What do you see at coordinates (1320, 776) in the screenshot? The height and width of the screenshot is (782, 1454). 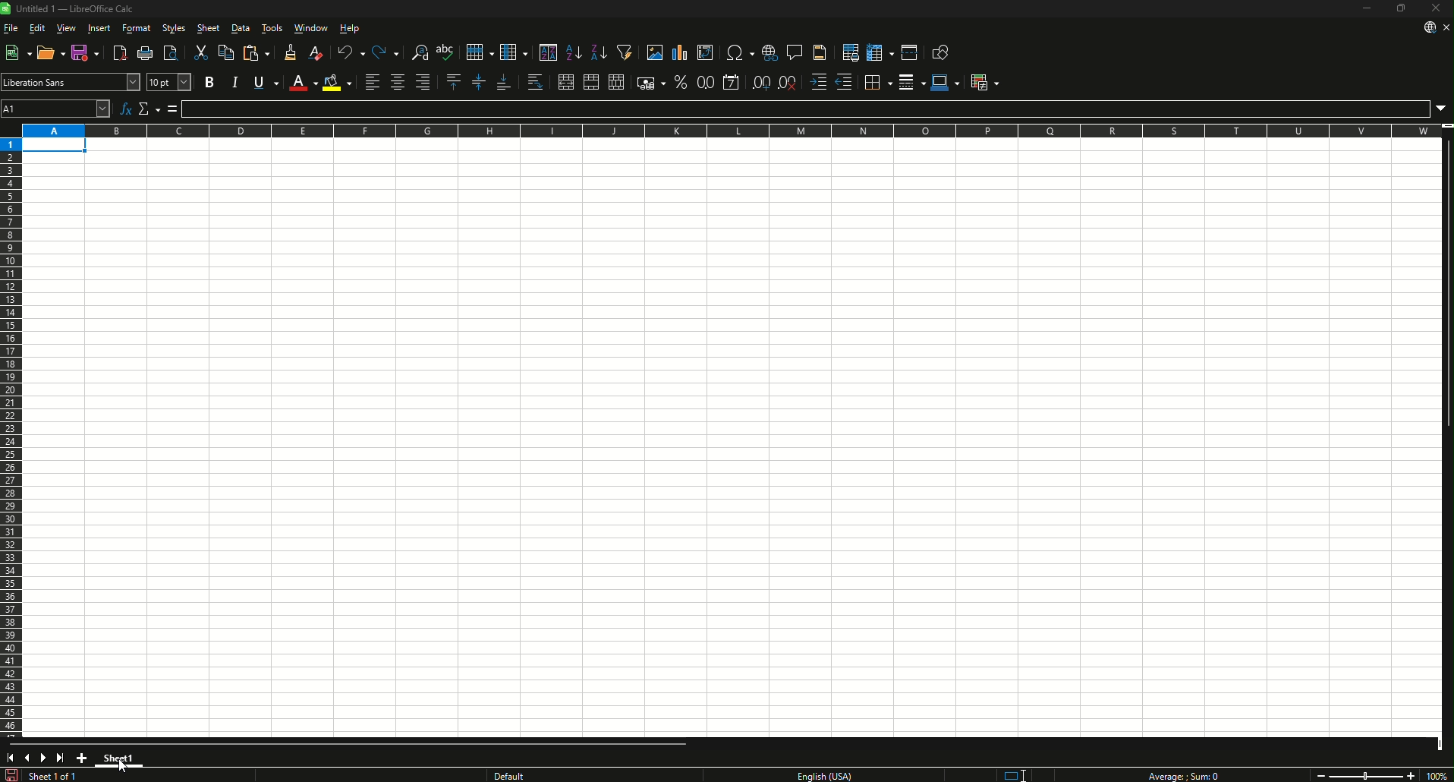 I see `Zoom out` at bounding box center [1320, 776].